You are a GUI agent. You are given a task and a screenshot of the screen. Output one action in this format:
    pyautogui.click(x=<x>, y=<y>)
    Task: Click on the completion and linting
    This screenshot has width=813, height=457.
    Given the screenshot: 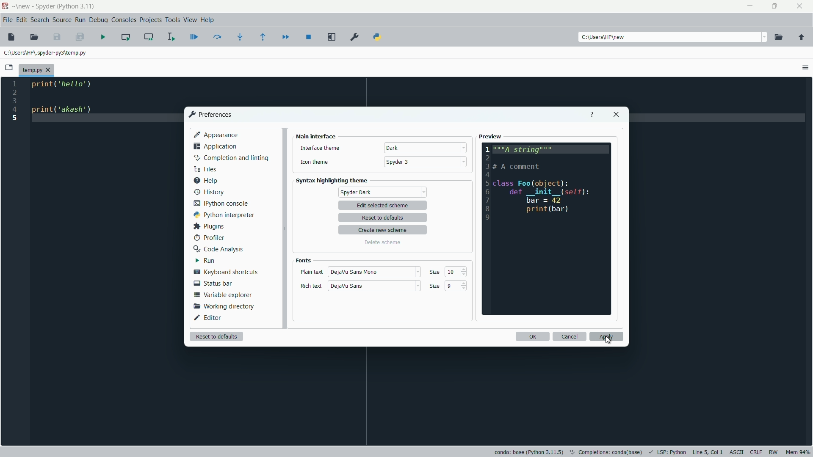 What is the action you would take?
    pyautogui.click(x=231, y=158)
    